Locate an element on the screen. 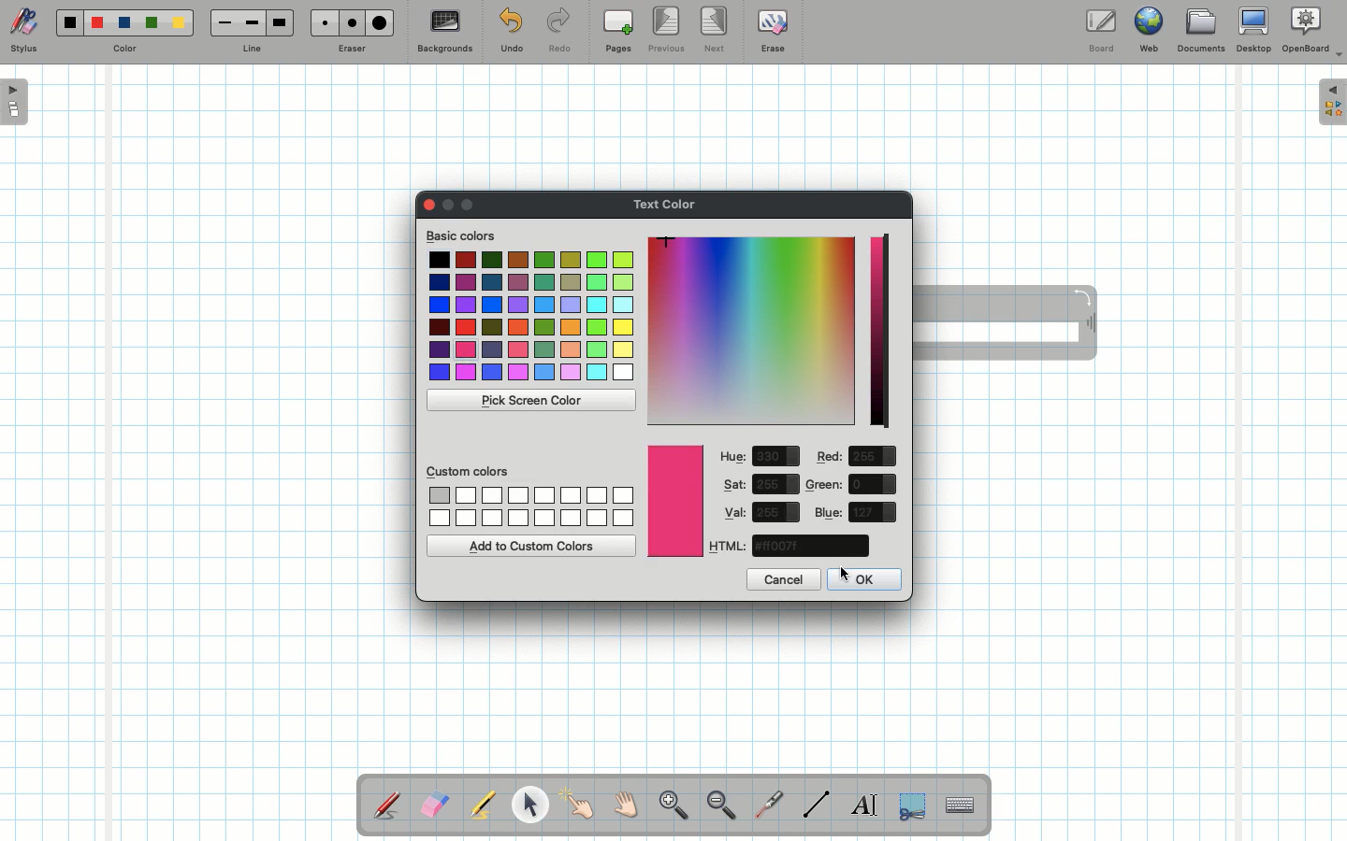  Grab is located at coordinates (627, 807).